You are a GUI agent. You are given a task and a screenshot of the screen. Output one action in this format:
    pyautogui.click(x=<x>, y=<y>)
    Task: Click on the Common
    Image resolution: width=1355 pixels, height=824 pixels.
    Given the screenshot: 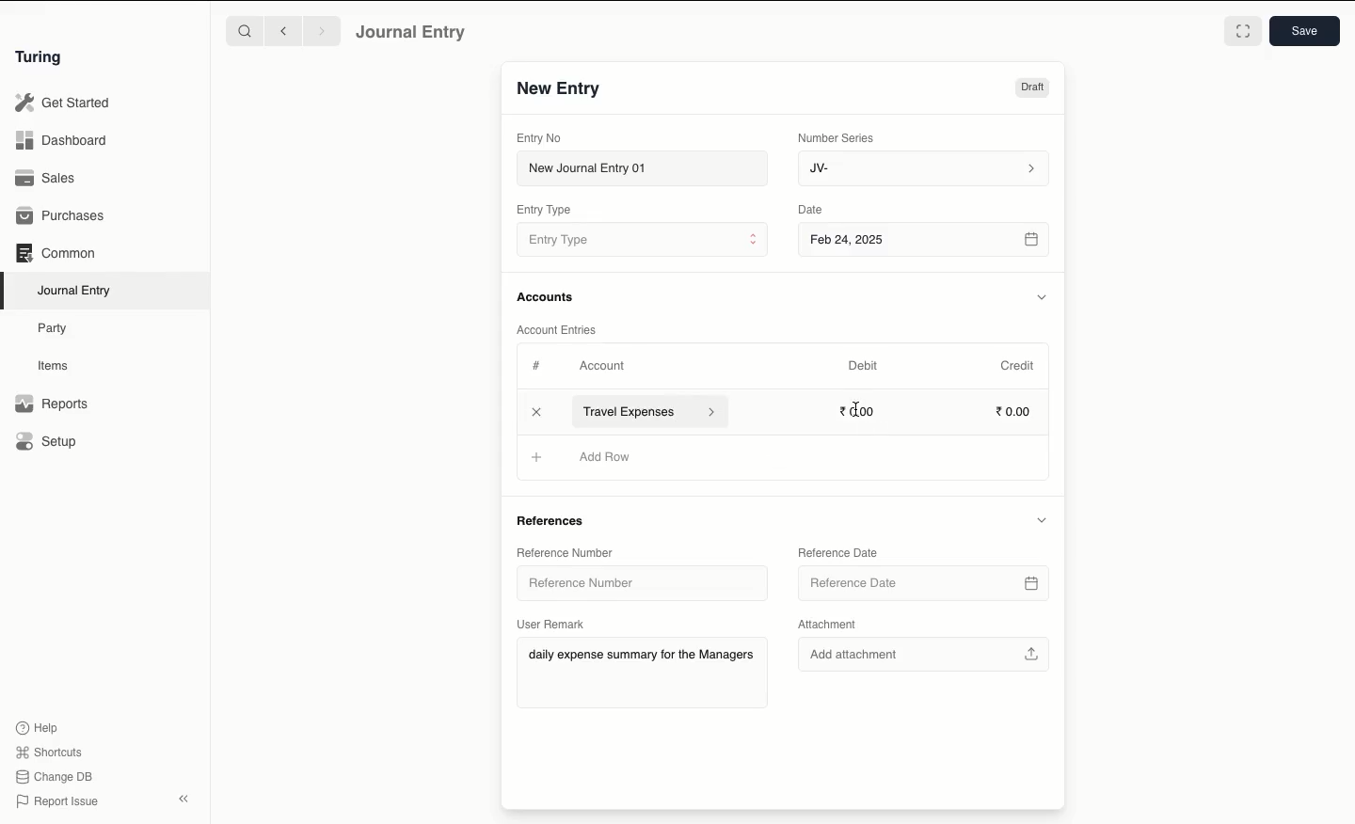 What is the action you would take?
    pyautogui.click(x=57, y=253)
    